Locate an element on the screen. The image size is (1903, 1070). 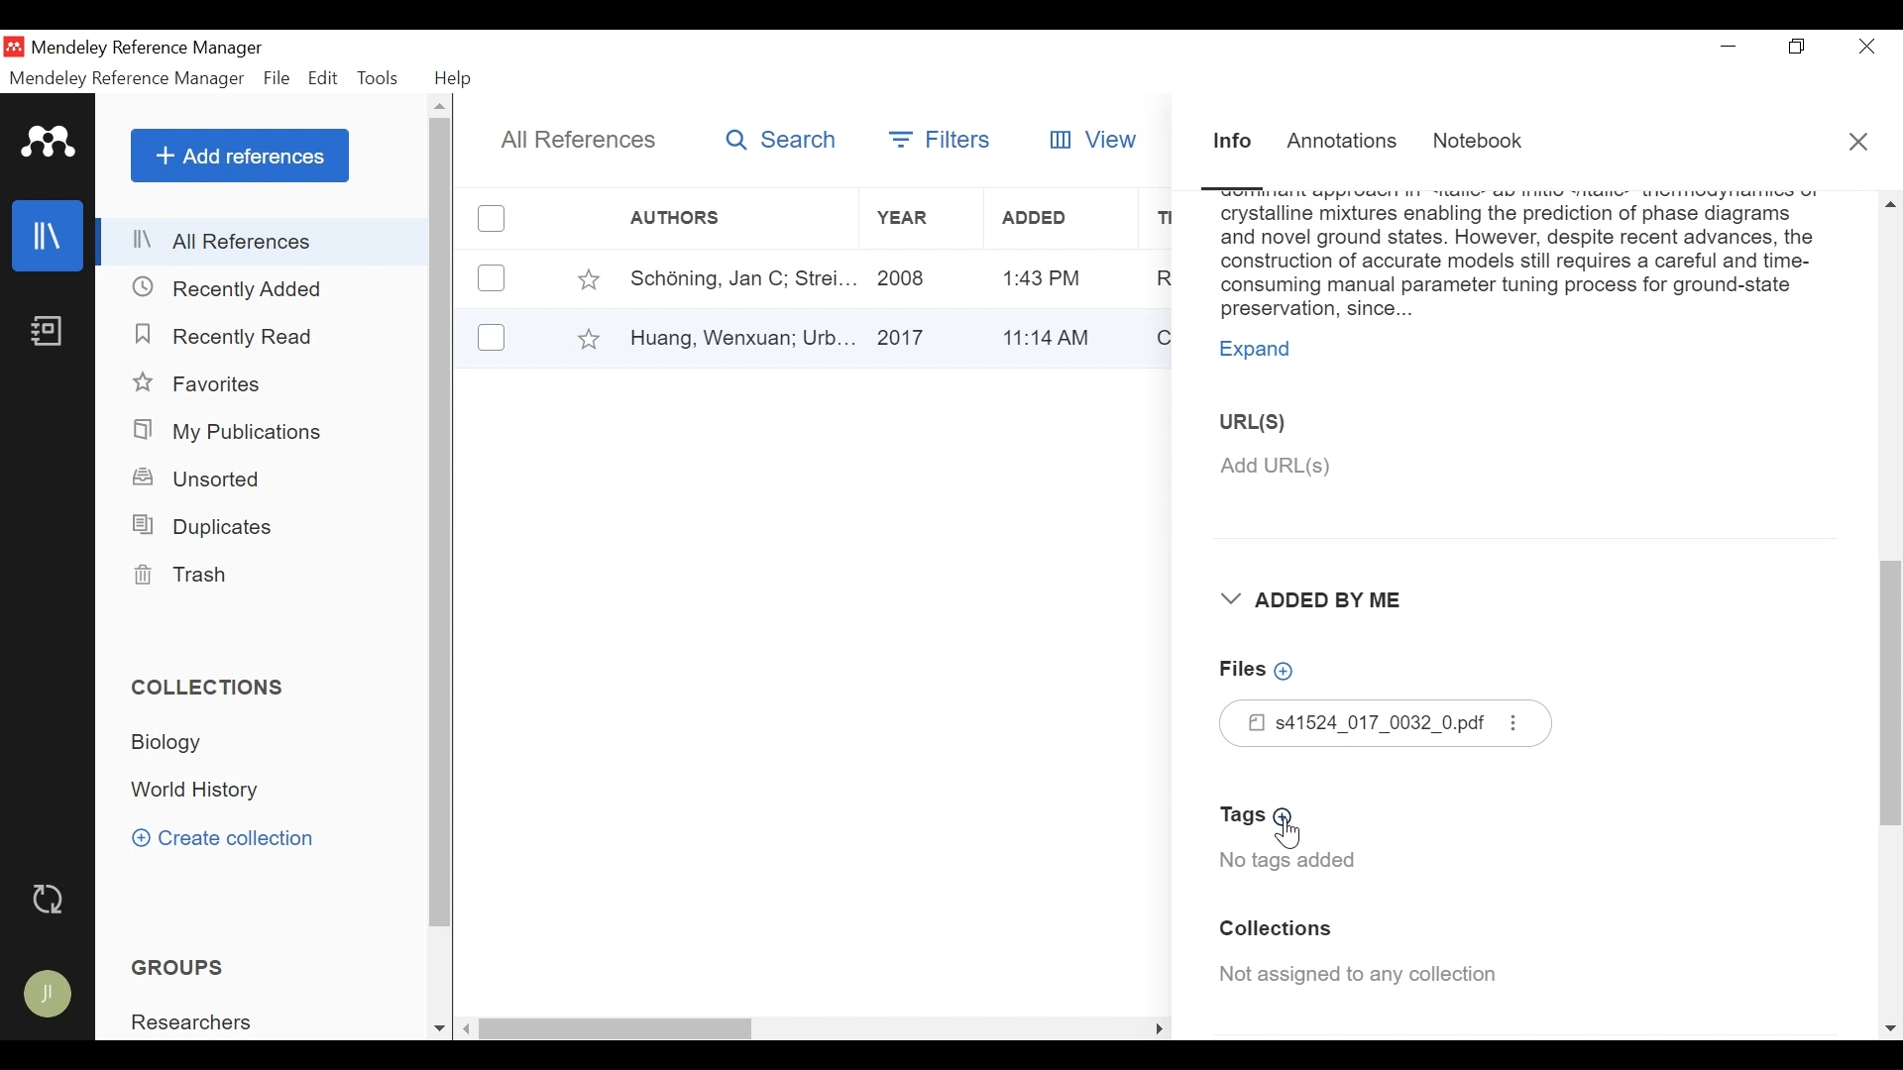
Author is located at coordinates (734, 277).